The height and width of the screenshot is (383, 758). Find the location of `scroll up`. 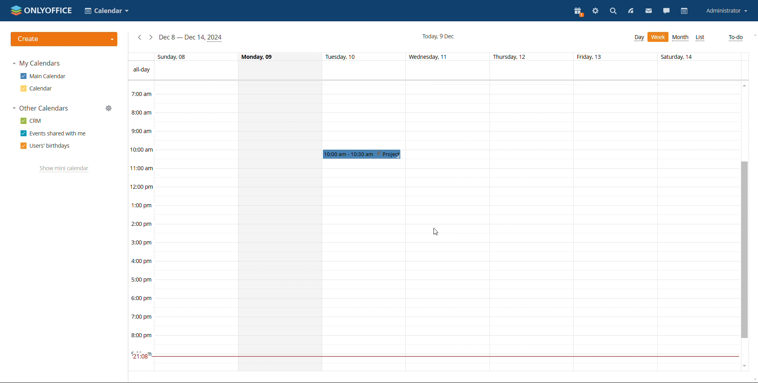

scroll up is located at coordinates (753, 35).